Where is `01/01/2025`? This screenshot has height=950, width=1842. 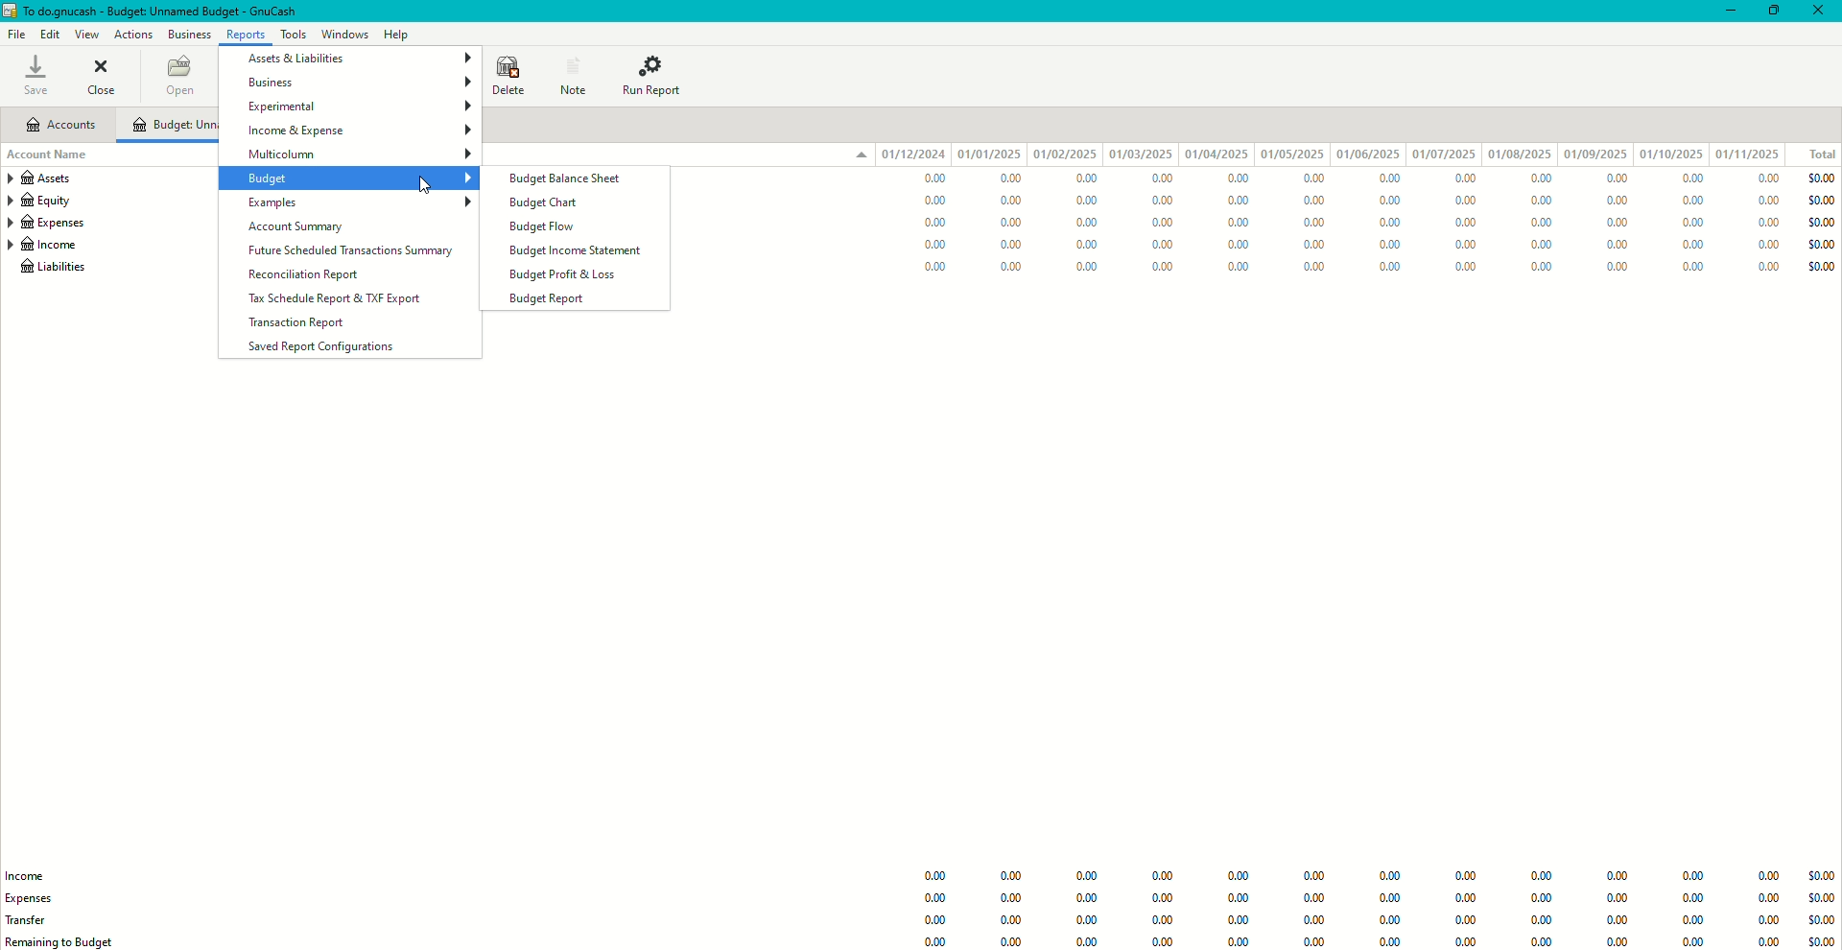
01/01/2025 is located at coordinates (990, 154).